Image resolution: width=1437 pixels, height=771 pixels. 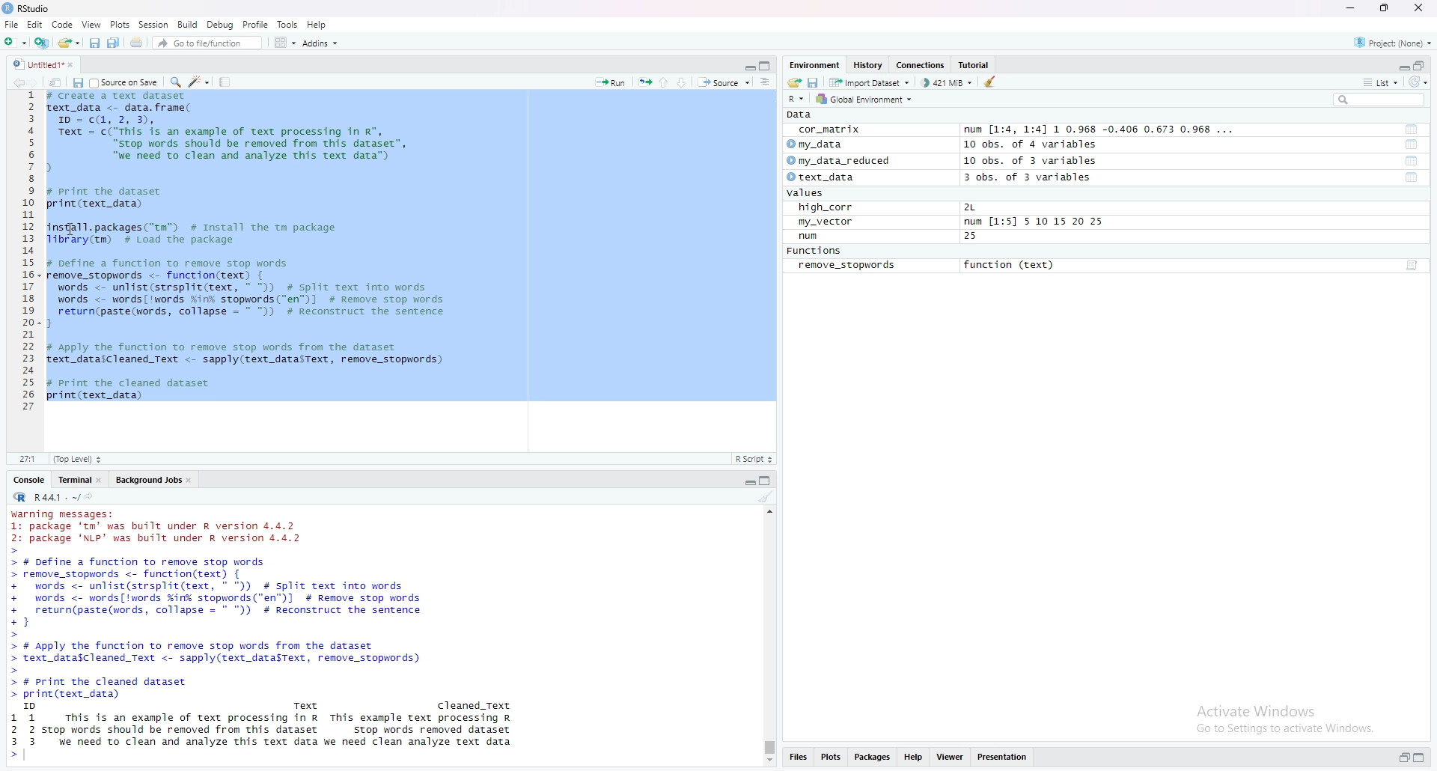 I want to click on clear console, so click(x=767, y=497).